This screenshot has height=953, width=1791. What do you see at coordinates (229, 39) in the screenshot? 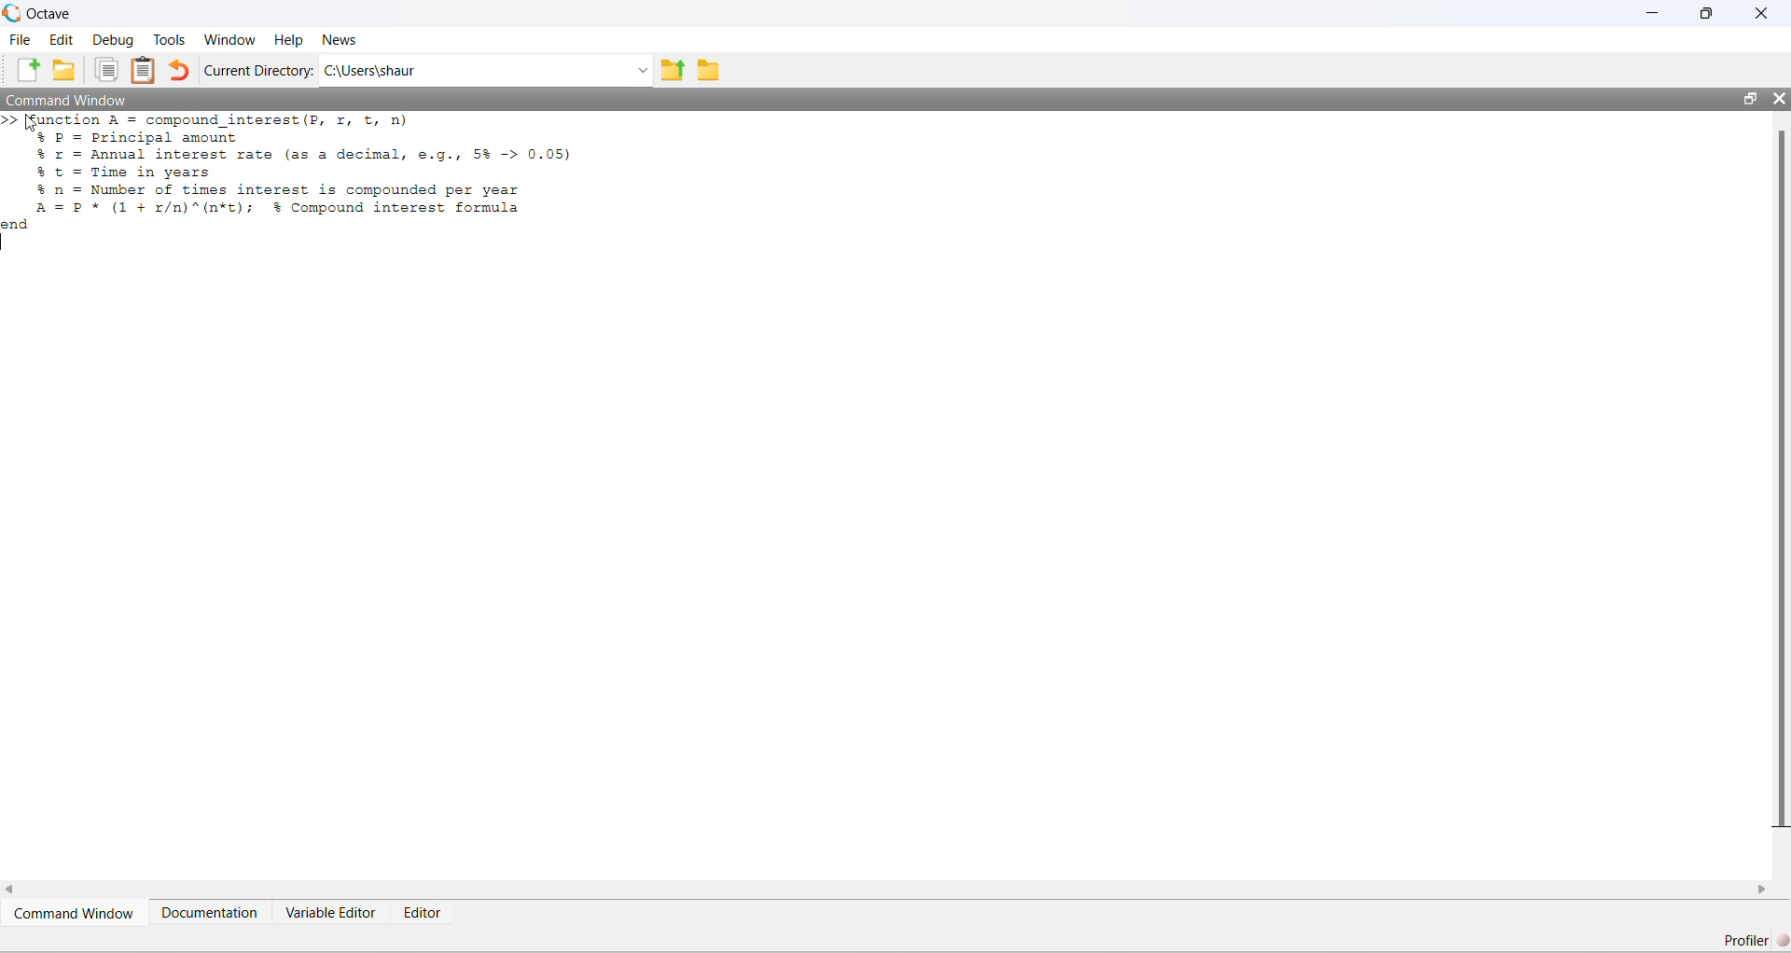
I see `Window` at bounding box center [229, 39].